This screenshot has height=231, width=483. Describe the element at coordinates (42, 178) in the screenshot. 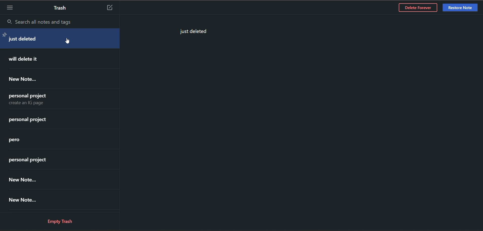

I see `deleted note title 8` at that location.